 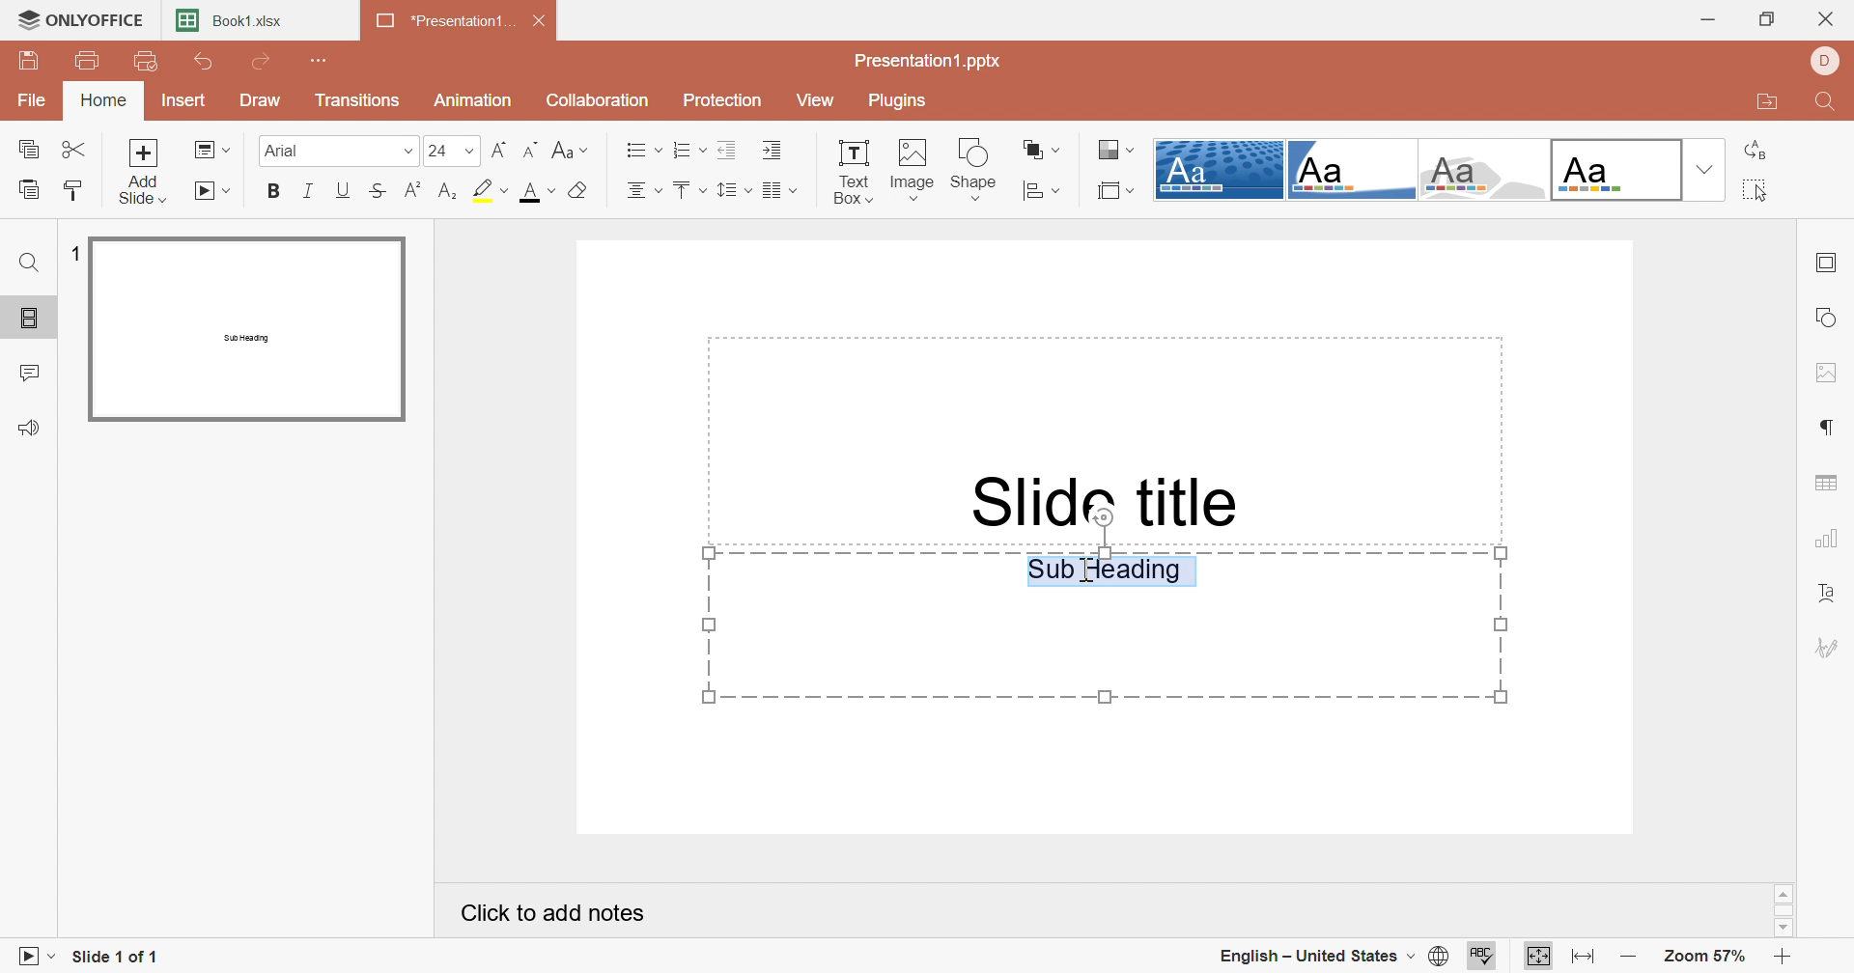 I want to click on Text Art settings, so click(x=1835, y=594).